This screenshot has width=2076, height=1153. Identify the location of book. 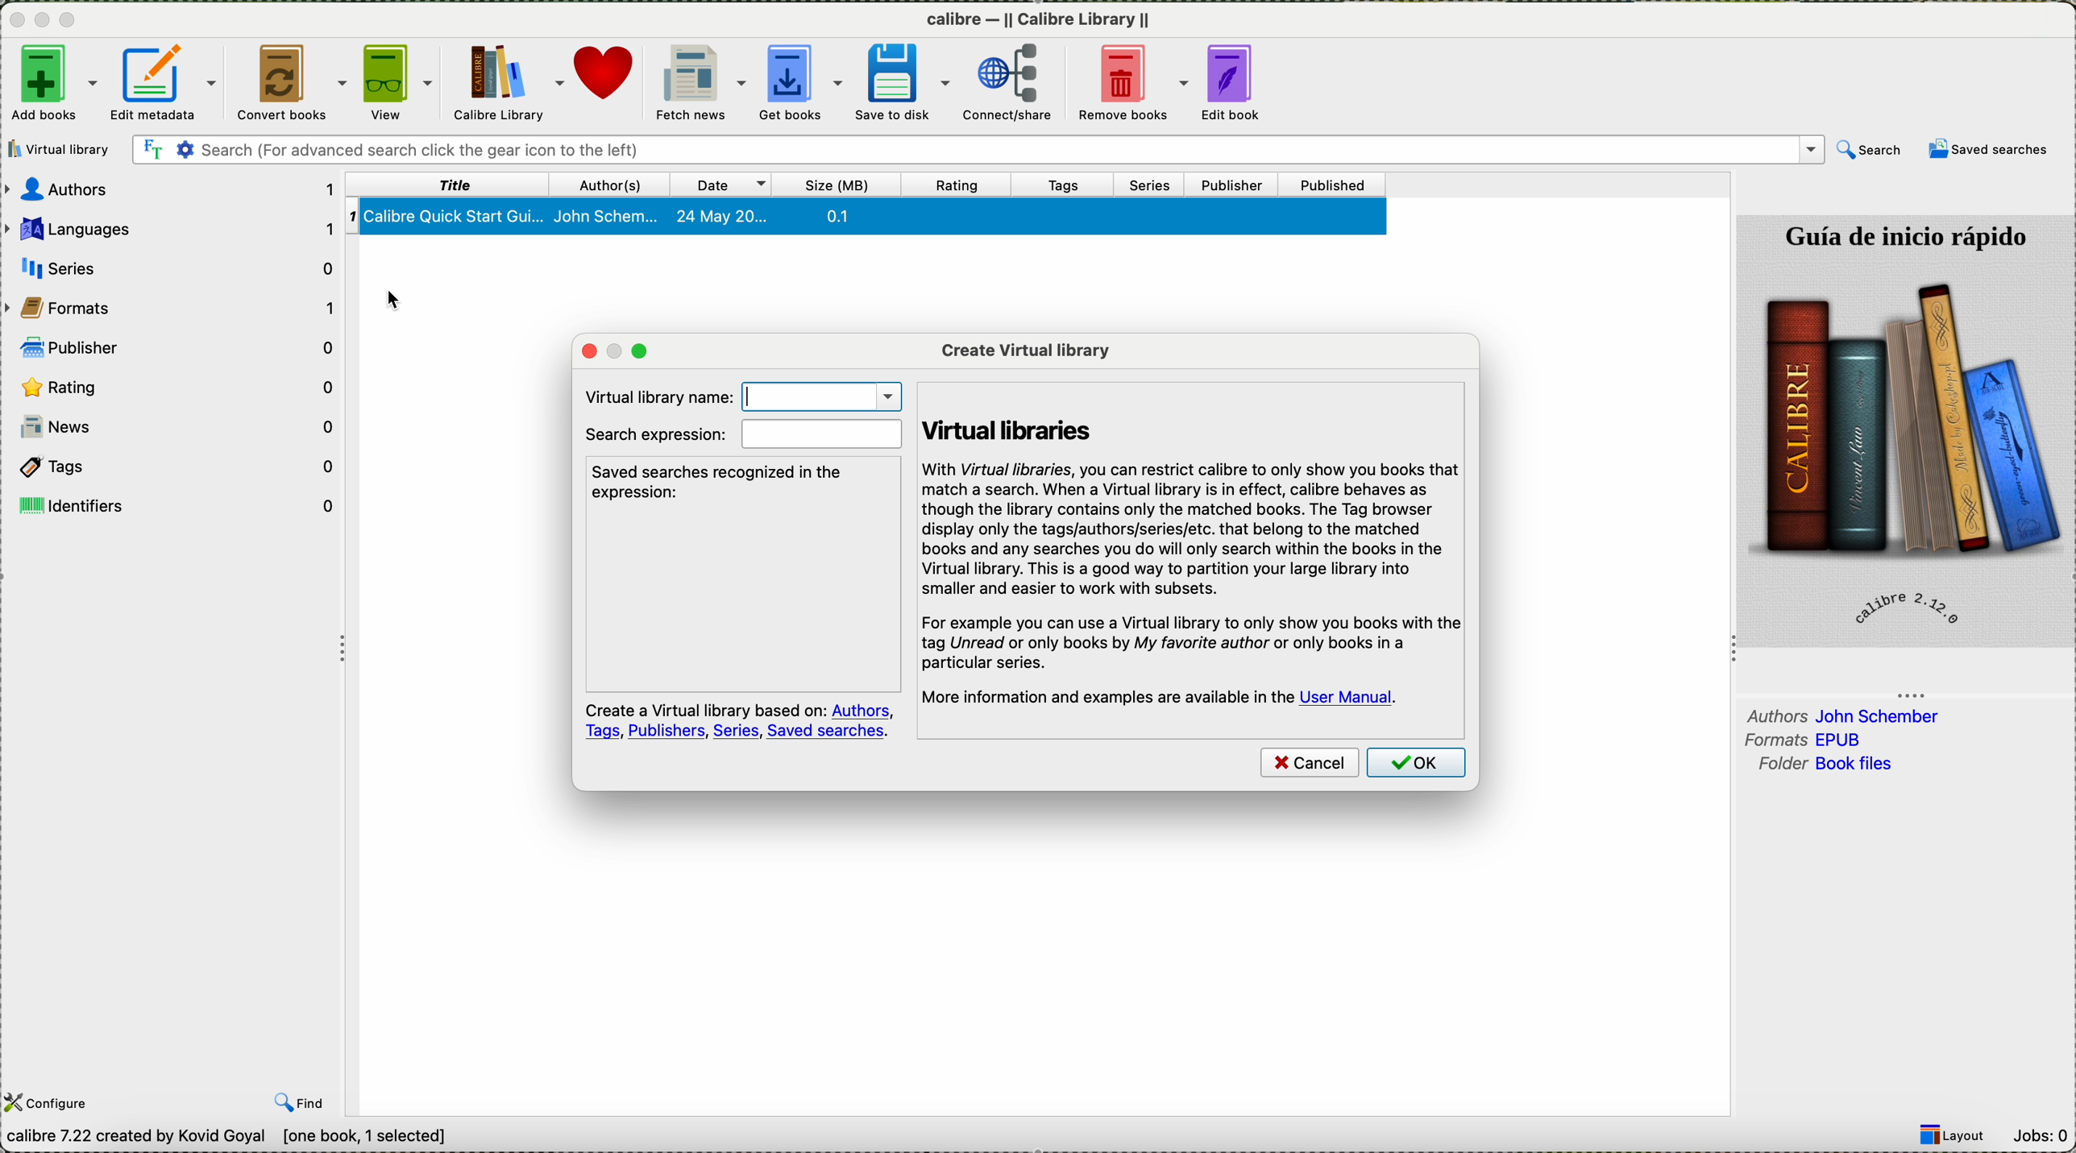
(870, 219).